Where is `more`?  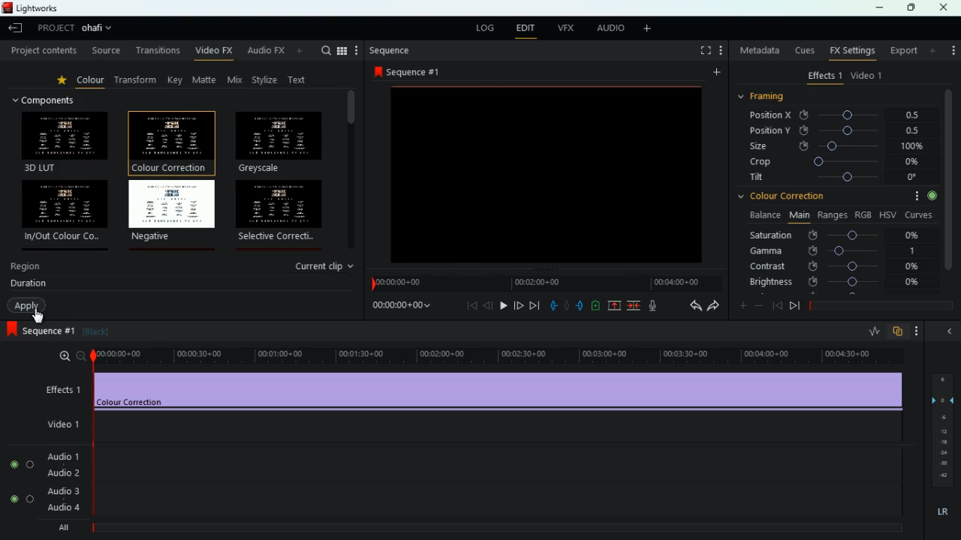
more is located at coordinates (916, 330).